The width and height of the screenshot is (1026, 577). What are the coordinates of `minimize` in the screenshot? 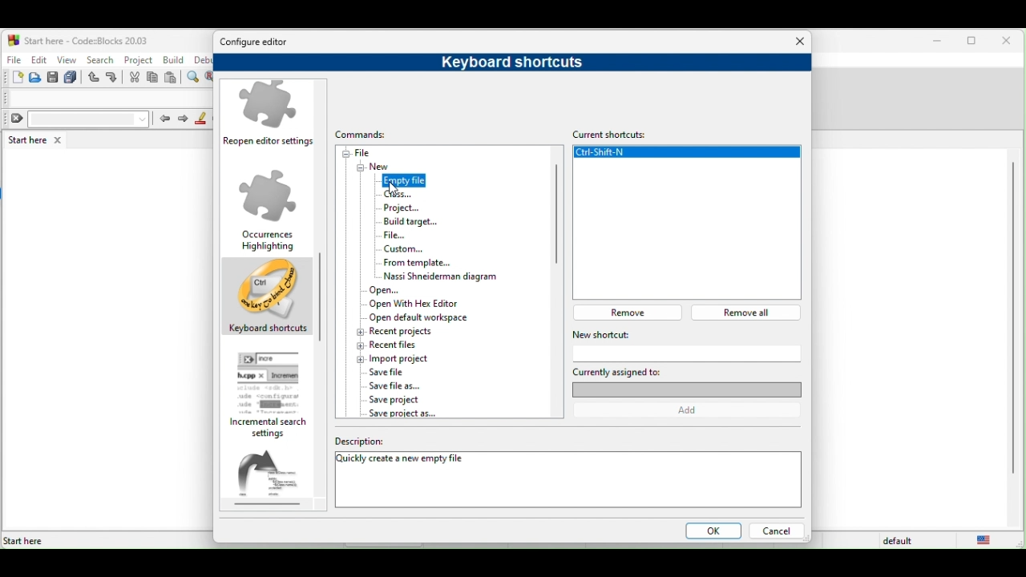 It's located at (938, 42).